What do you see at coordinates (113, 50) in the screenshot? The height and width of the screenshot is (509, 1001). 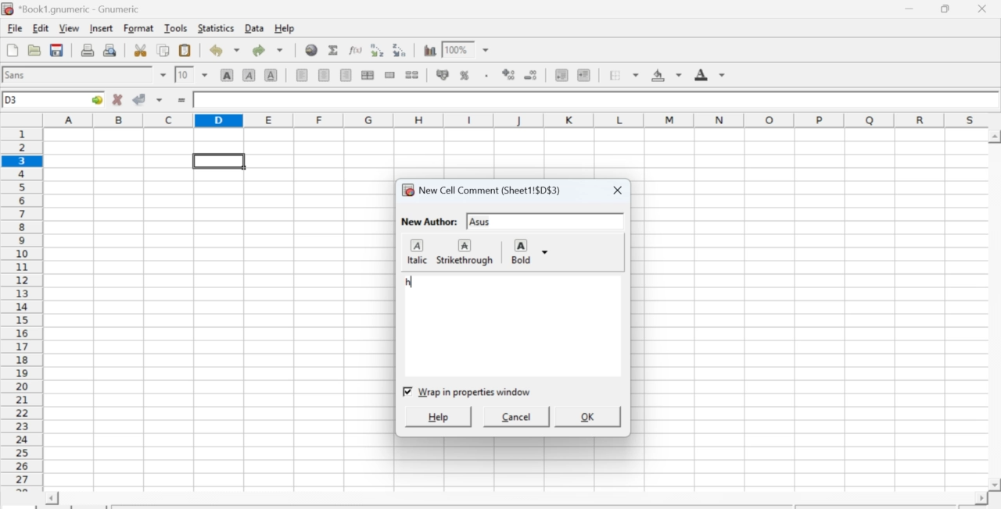 I see `Print preview` at bounding box center [113, 50].